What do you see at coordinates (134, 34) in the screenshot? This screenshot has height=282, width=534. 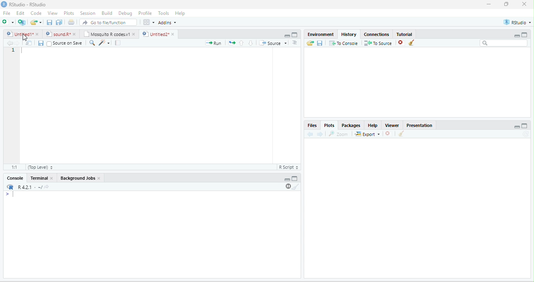 I see `close` at bounding box center [134, 34].